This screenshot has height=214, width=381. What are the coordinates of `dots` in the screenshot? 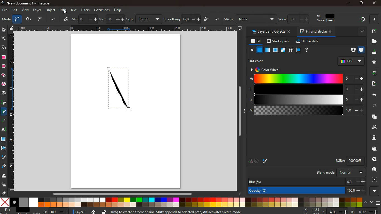 It's located at (218, 20).